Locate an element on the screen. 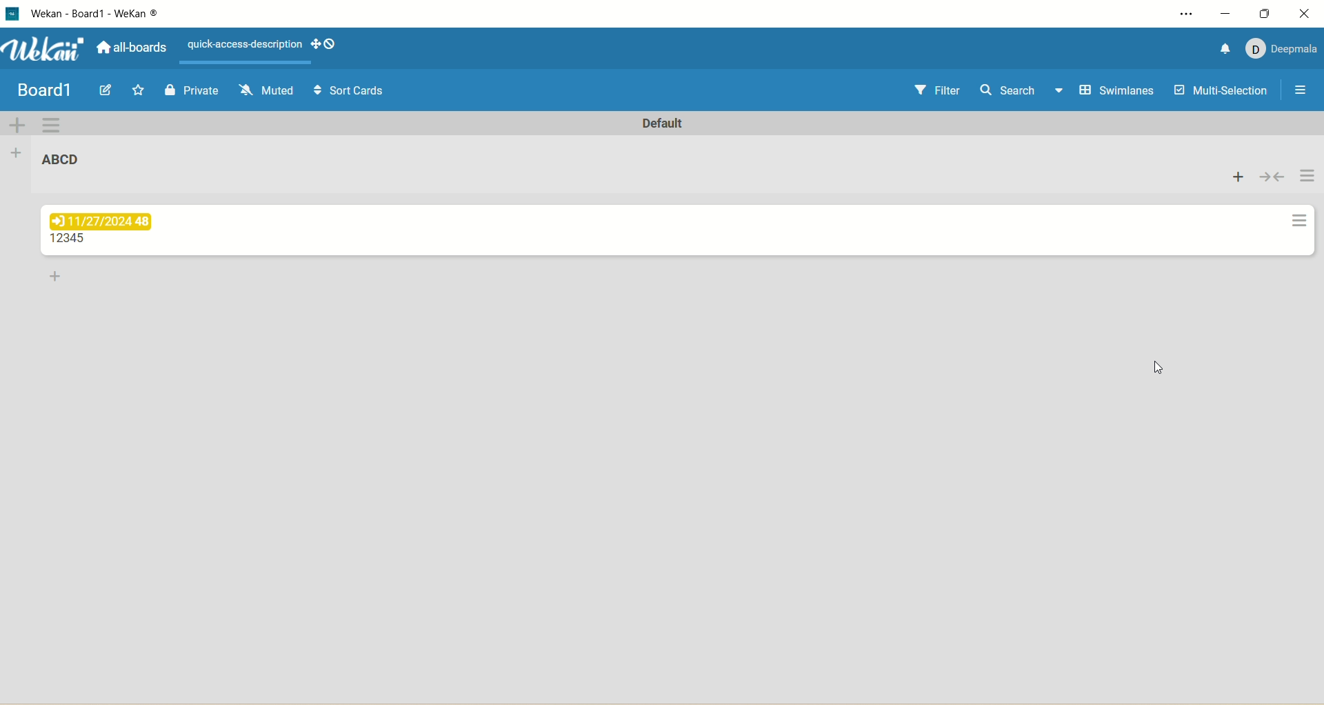  list title is located at coordinates (61, 159).